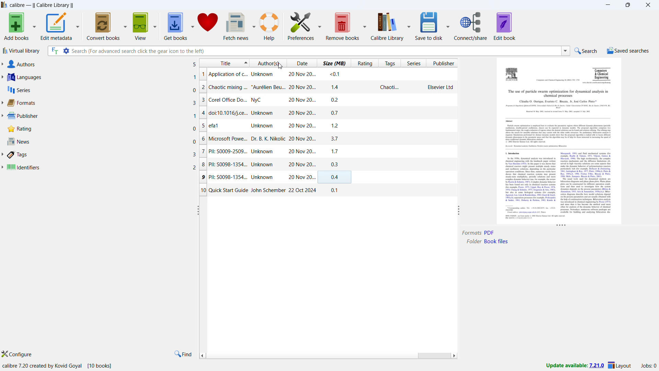 This screenshot has height=371, width=659. I want to click on fetch news, so click(236, 26).